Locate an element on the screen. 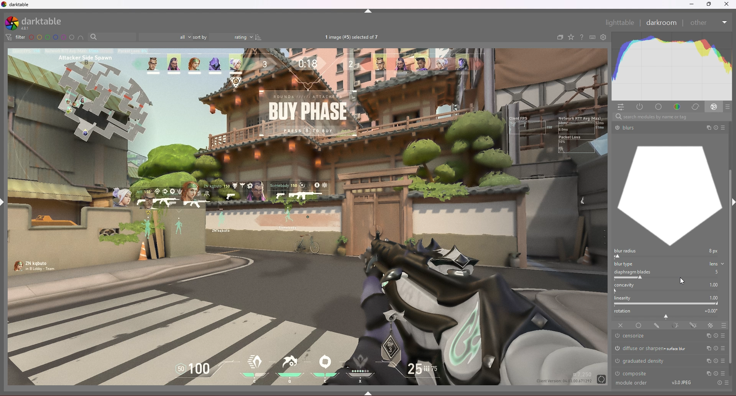 This screenshot has width=736, height=396. filter by images rating is located at coordinates (166, 36).